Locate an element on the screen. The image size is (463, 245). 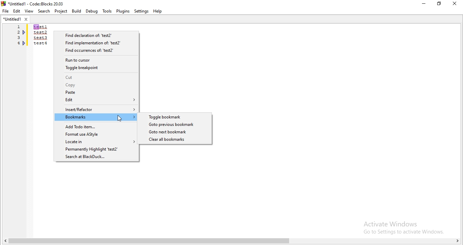
Permanently Highlight 'test2' is located at coordinates (96, 150).